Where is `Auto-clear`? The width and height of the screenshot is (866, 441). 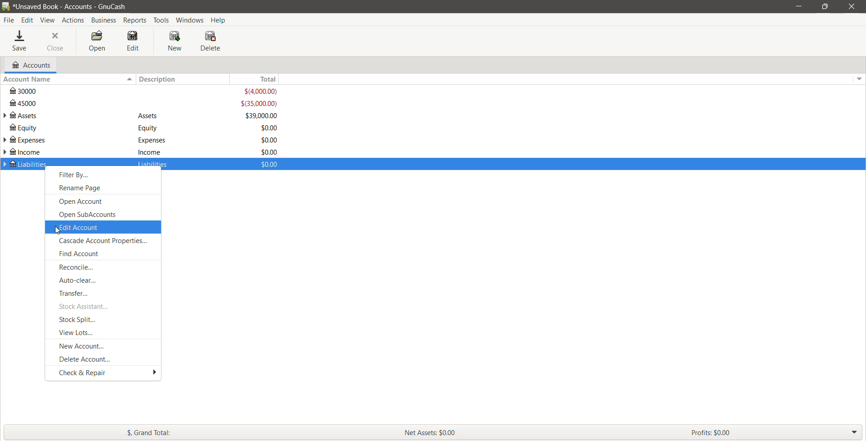
Auto-clear is located at coordinates (80, 280).